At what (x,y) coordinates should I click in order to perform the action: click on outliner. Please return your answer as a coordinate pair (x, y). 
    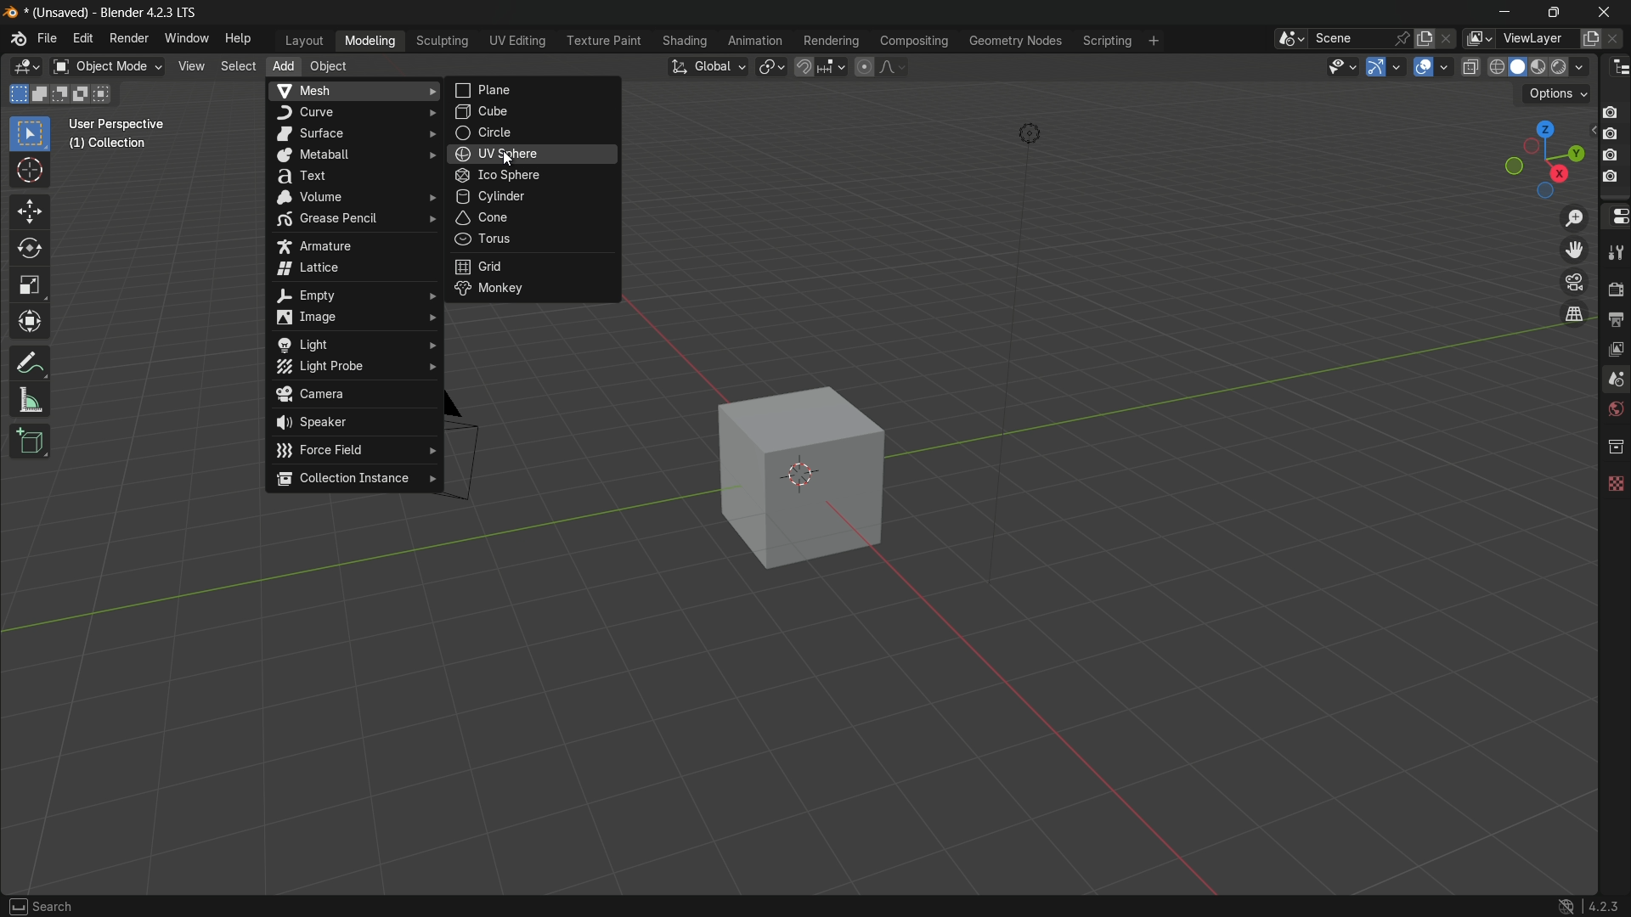
    Looking at the image, I should click on (1614, 69).